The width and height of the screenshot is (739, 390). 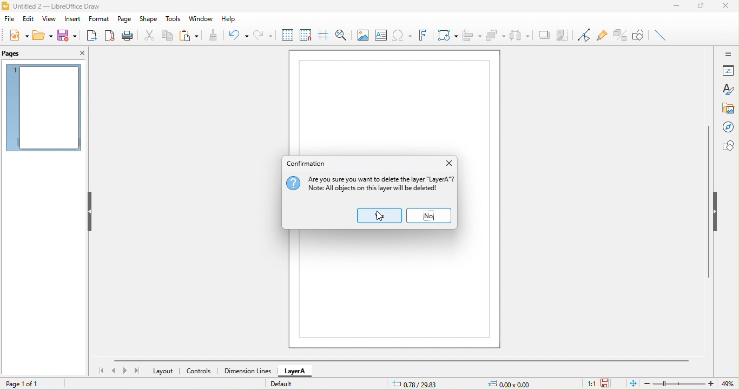 What do you see at coordinates (33, 384) in the screenshot?
I see `page 1 of 1` at bounding box center [33, 384].